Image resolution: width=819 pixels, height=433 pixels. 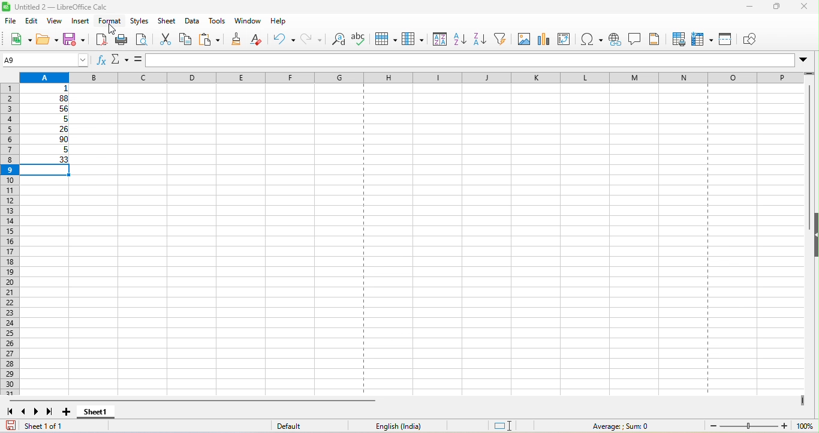 I want to click on defined print area, so click(x=678, y=39).